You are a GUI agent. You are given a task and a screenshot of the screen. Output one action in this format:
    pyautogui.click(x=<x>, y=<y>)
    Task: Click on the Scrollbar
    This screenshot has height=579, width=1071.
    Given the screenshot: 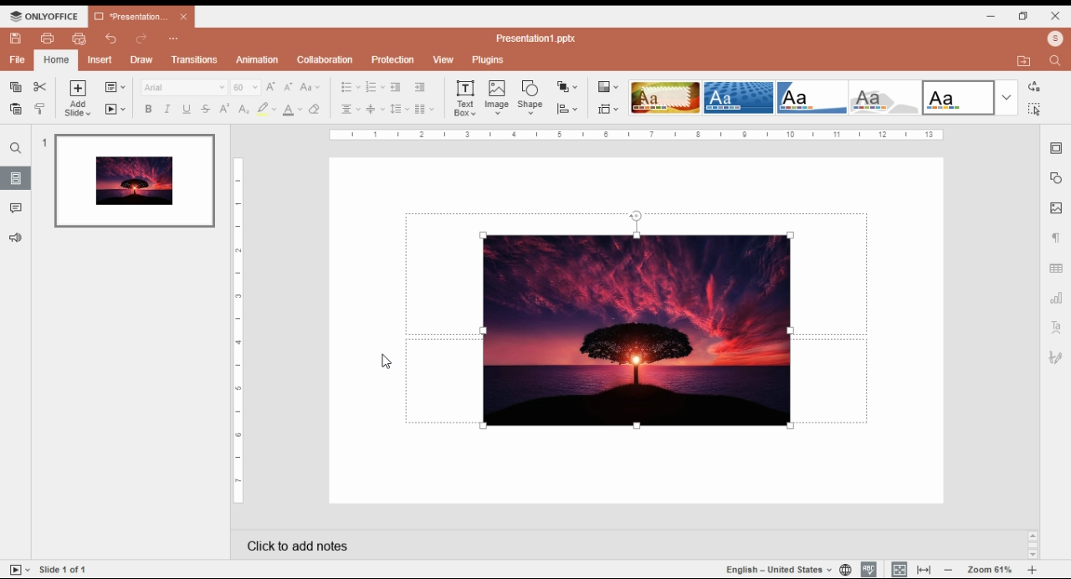 What is the action you would take?
    pyautogui.click(x=1031, y=545)
    